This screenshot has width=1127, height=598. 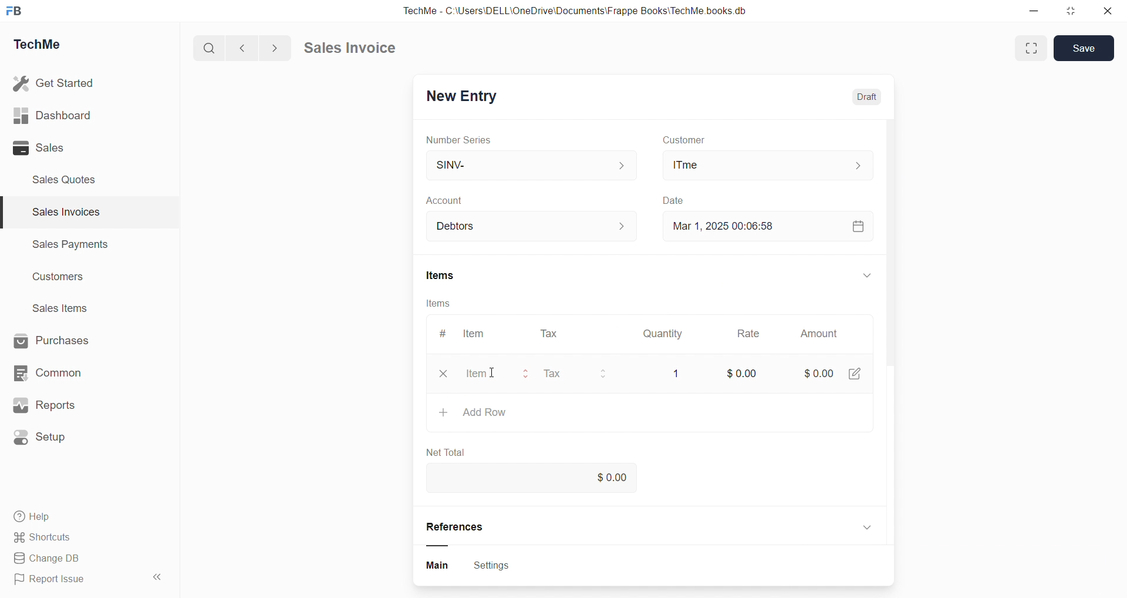 What do you see at coordinates (871, 98) in the screenshot?
I see `Draft` at bounding box center [871, 98].